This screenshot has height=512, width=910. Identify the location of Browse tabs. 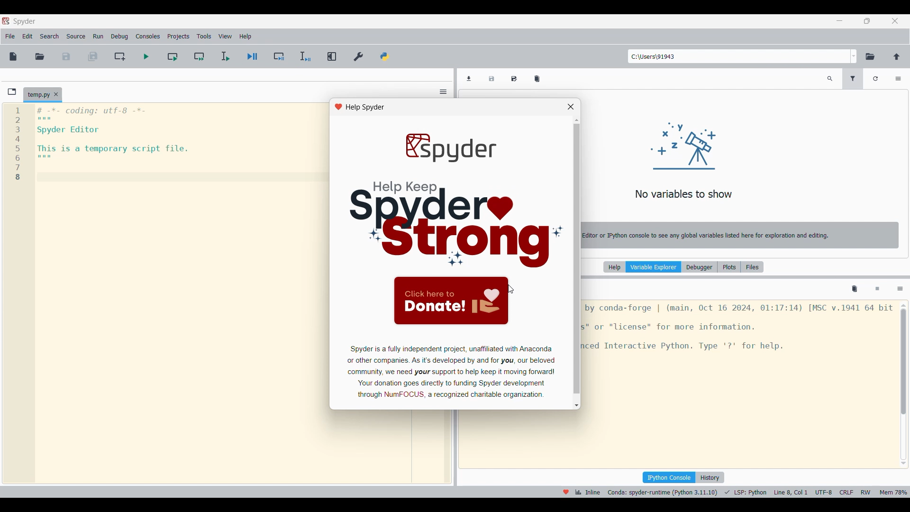
(12, 92).